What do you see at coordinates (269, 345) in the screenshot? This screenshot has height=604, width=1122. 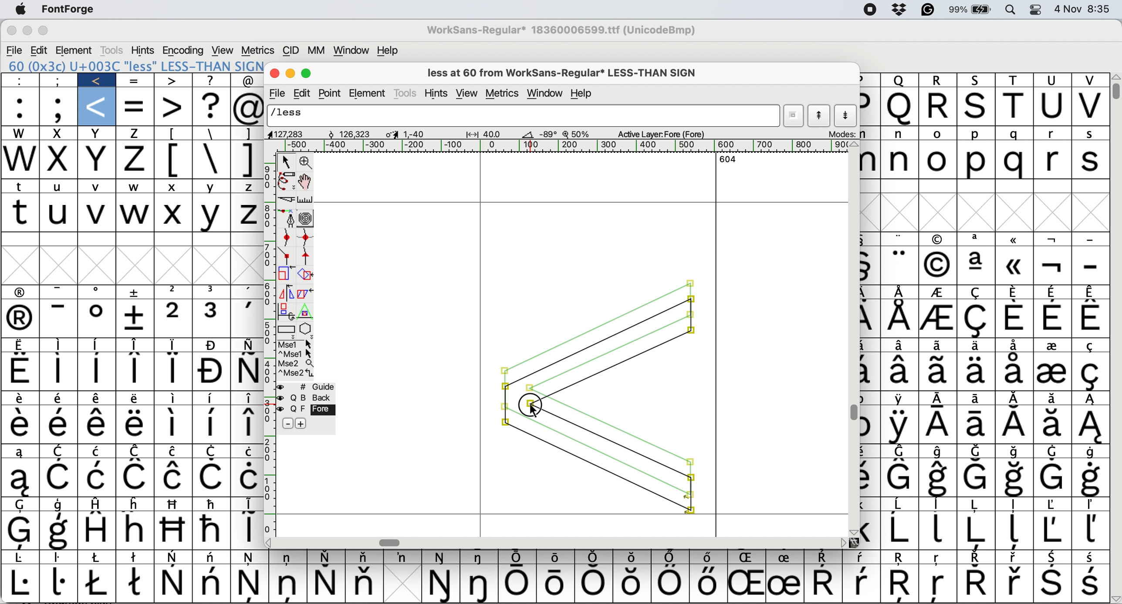 I see `vertical scale` at bounding box center [269, 345].